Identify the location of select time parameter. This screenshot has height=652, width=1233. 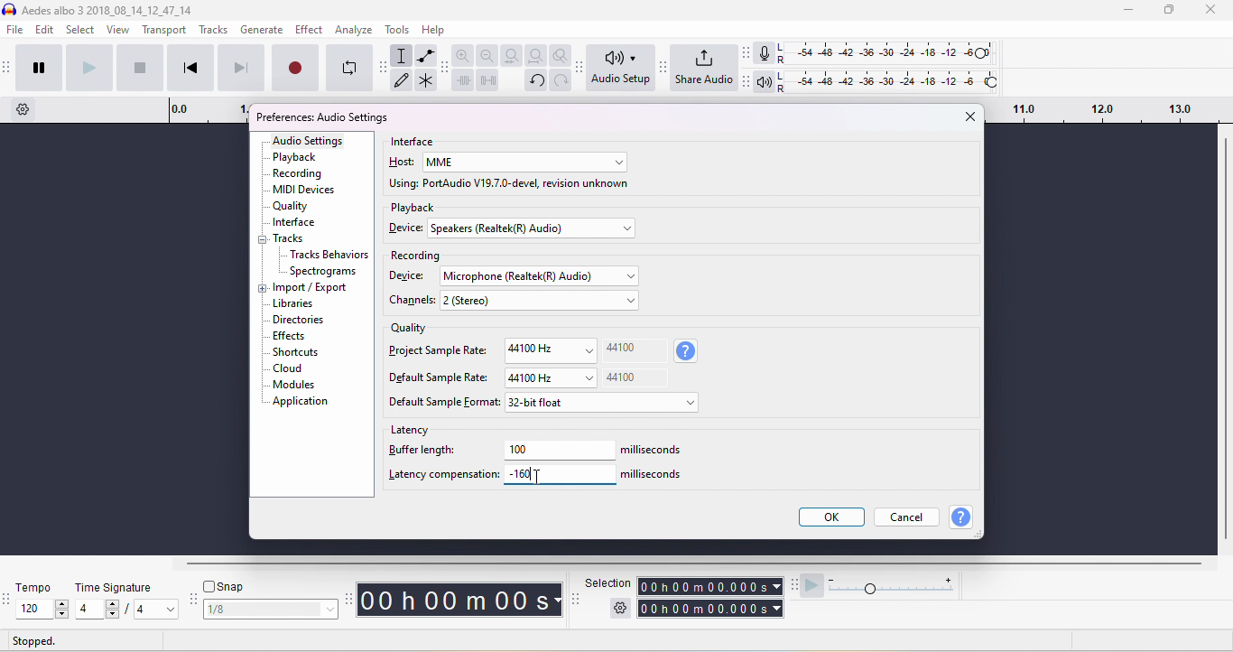
(777, 609).